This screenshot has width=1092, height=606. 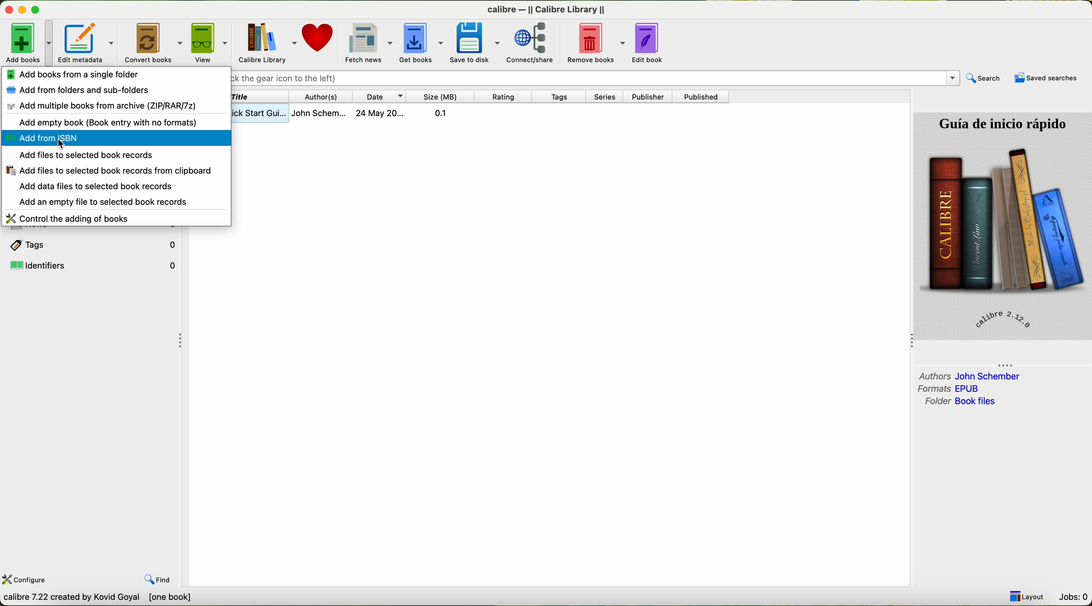 I want to click on add data files to selected book records, so click(x=95, y=187).